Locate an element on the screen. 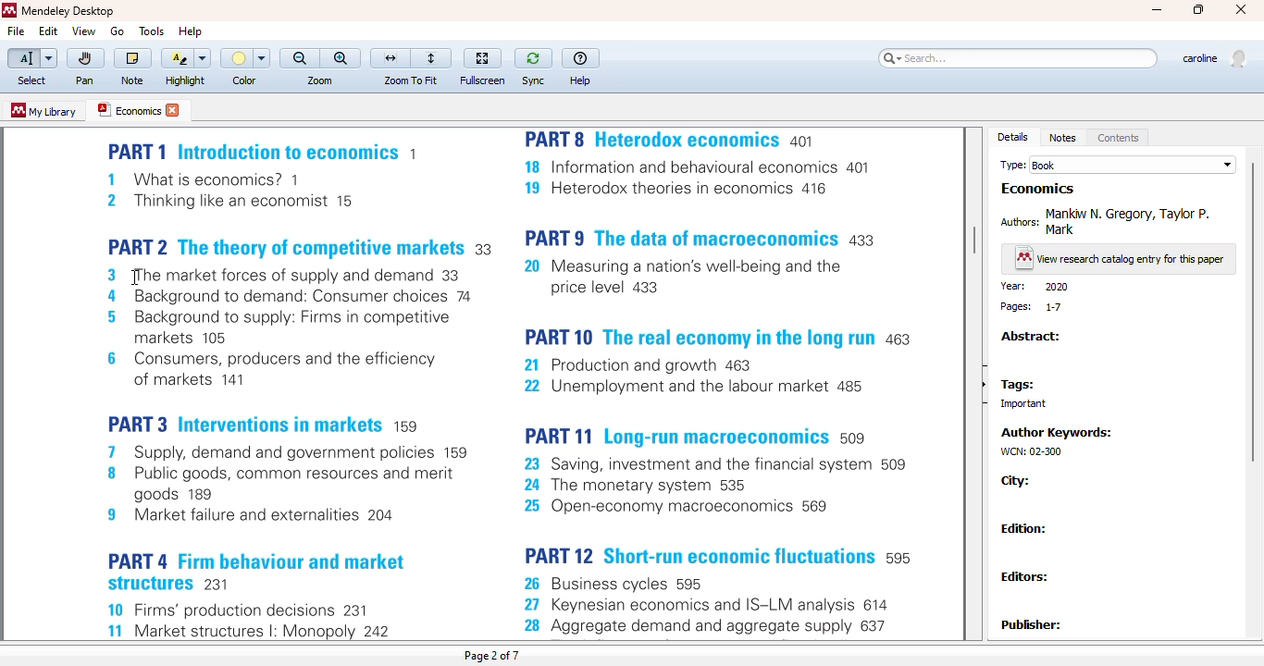 The image size is (1264, 666). . 4 PART 8 Heterodox economics 401
PART 1 Introduction to economics 1
1 What 24 18 Information and behavioural economics 401
EL 18 QESNOMICS! 19 Heterodox theories in economics 416

2 Thinking like an economist 15
PART 2 The theory of competitive markets 33 PART 9 The data of macroeconomics 433
3 The market forces of supply and demand 33 Ld Measuring : nation's well-being and the
4 ‘Background to demand: Consumer choices 74 price level 433
5 Background to supply: Firms in competitive

markets 105 PART 10 The real economy in the long run 263
6 Consumers, producers and the efficiency 21 Production and growth 463

of markets 141 22 Unemployment and the labour market 485
PART 3 Interventions in markets 159 .

PART 11 Long-run macroeconomics 509

7 Supply, demand and government policies 159 2s " d the fi ! 500
8 Public goods, common resources and merit aving, investment and the financial system

goods 189 24 The monetary system 535
9 Market failure and externalities 204 25 Open-economy macroeconomics 569
PART 4 Firm behaviour and market PART 12 Short-run economic fluctuations s95
structures 231 26 Business cycles 595
10 Firms’ production decisions 231 21 Keynesian economics and IS-LM analysis 614
11 Market structures |: Monopoly 242 28 Aggregate demand and aggregate supply 637 is located at coordinates (512, 385).